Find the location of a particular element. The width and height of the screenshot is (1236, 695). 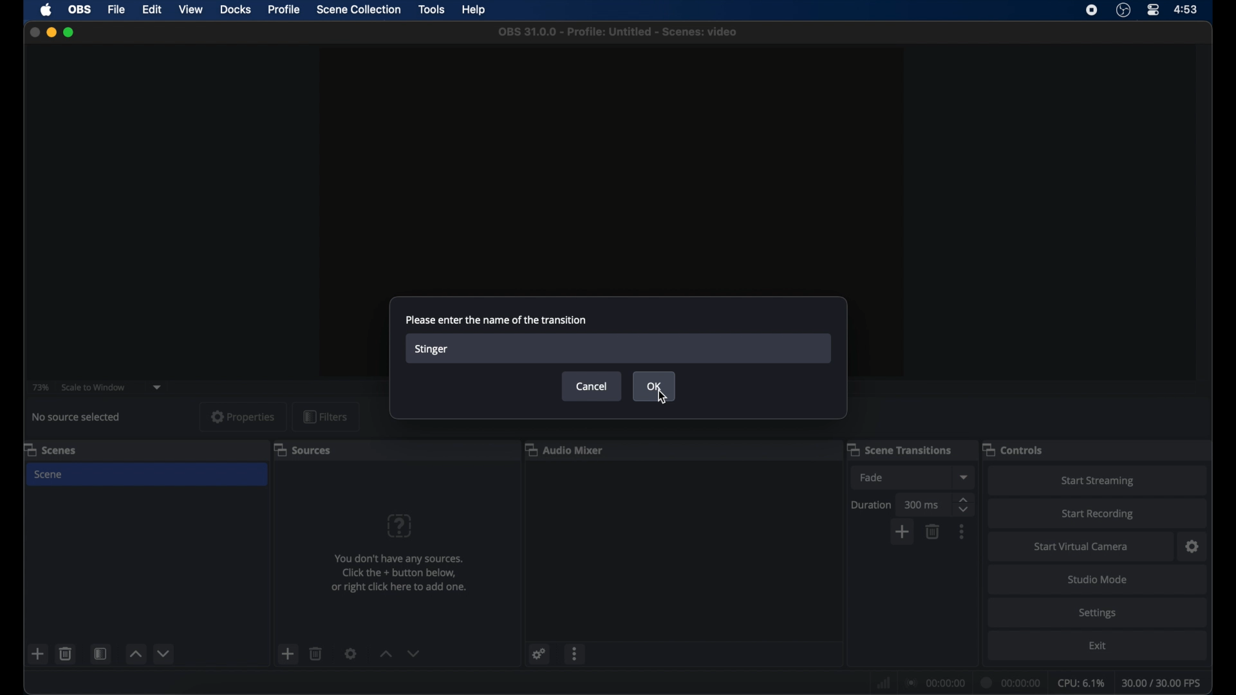

delete is located at coordinates (65, 653).